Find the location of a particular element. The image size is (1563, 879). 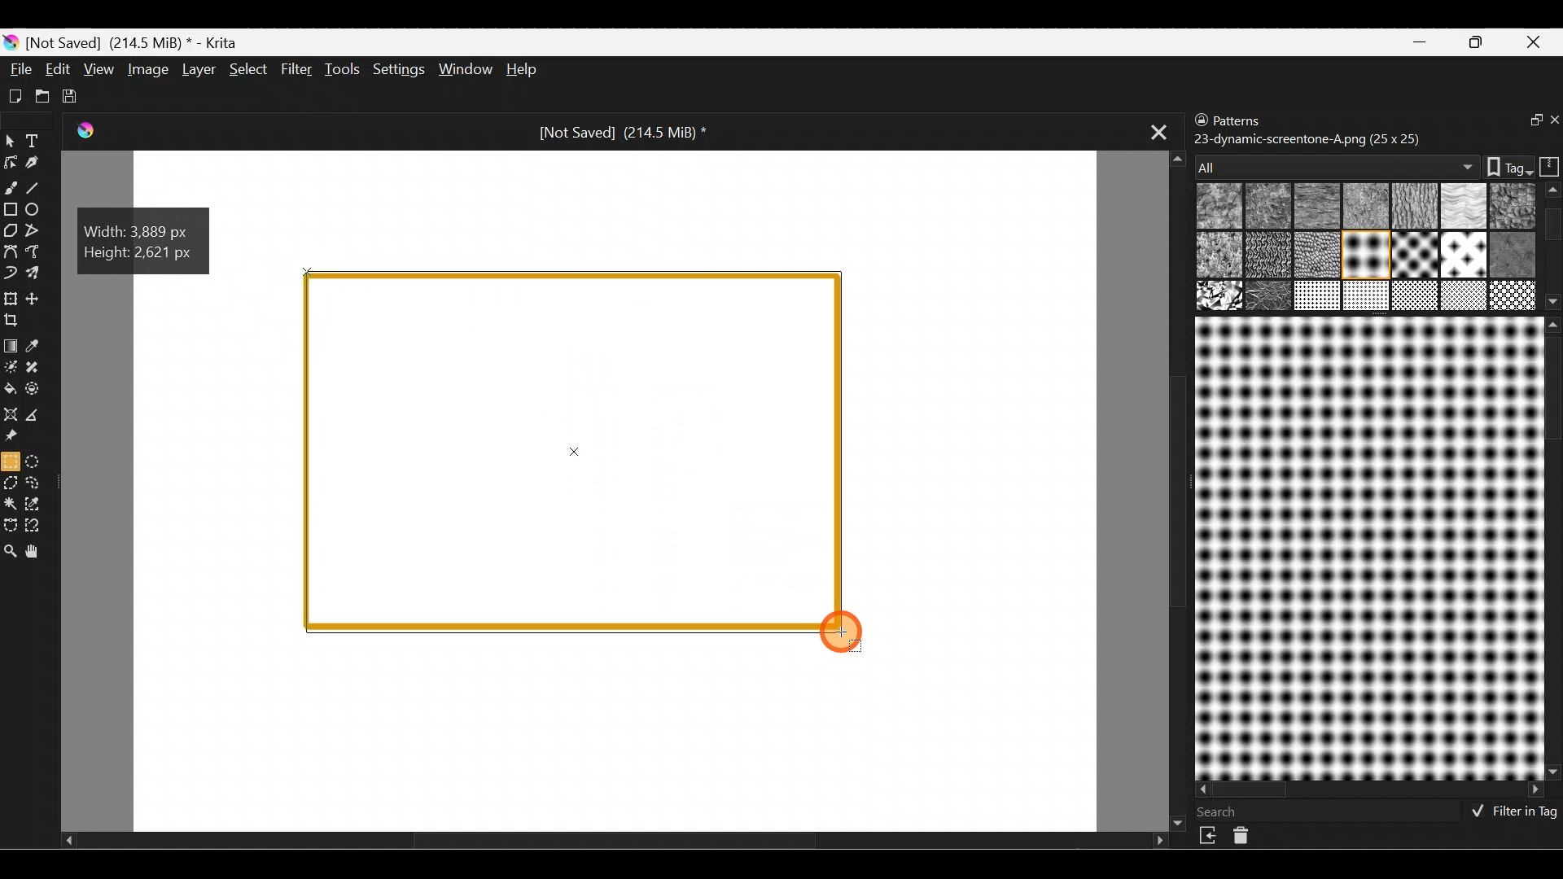

Pan tool is located at coordinates (40, 552).